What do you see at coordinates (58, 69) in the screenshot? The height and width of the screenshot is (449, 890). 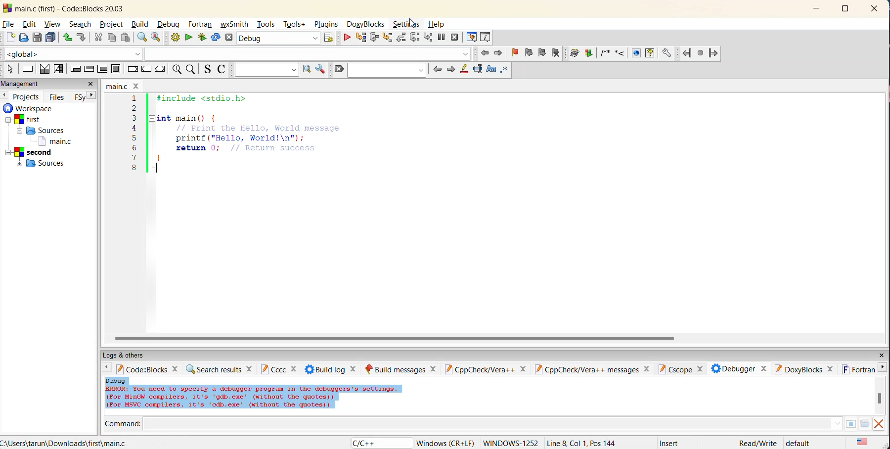 I see `selection` at bounding box center [58, 69].